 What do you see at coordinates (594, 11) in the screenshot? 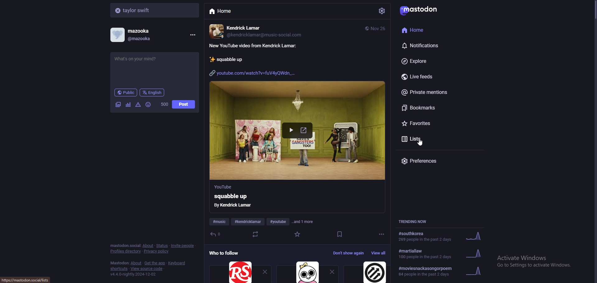
I see `scroll bar` at bounding box center [594, 11].